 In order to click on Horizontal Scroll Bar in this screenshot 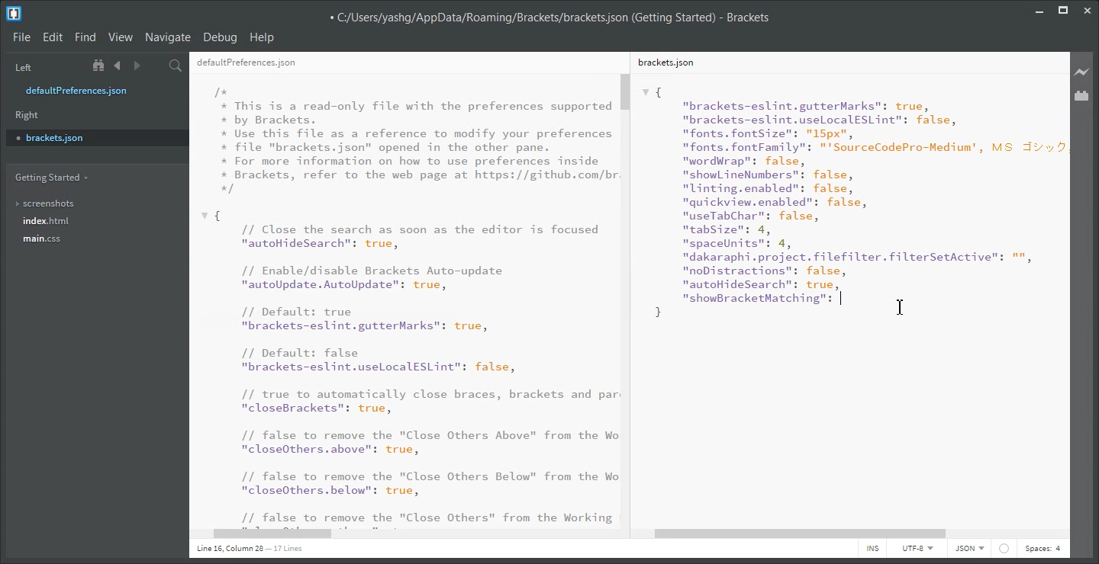, I will do `click(411, 535)`.